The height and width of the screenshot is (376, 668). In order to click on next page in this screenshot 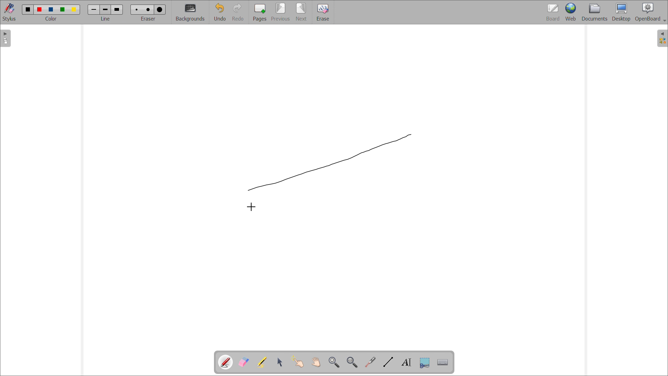, I will do `click(302, 12)`.